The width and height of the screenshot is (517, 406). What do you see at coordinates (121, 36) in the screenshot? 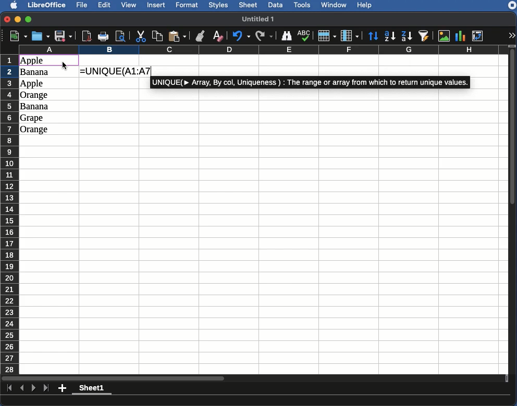
I see `Print preview` at bounding box center [121, 36].